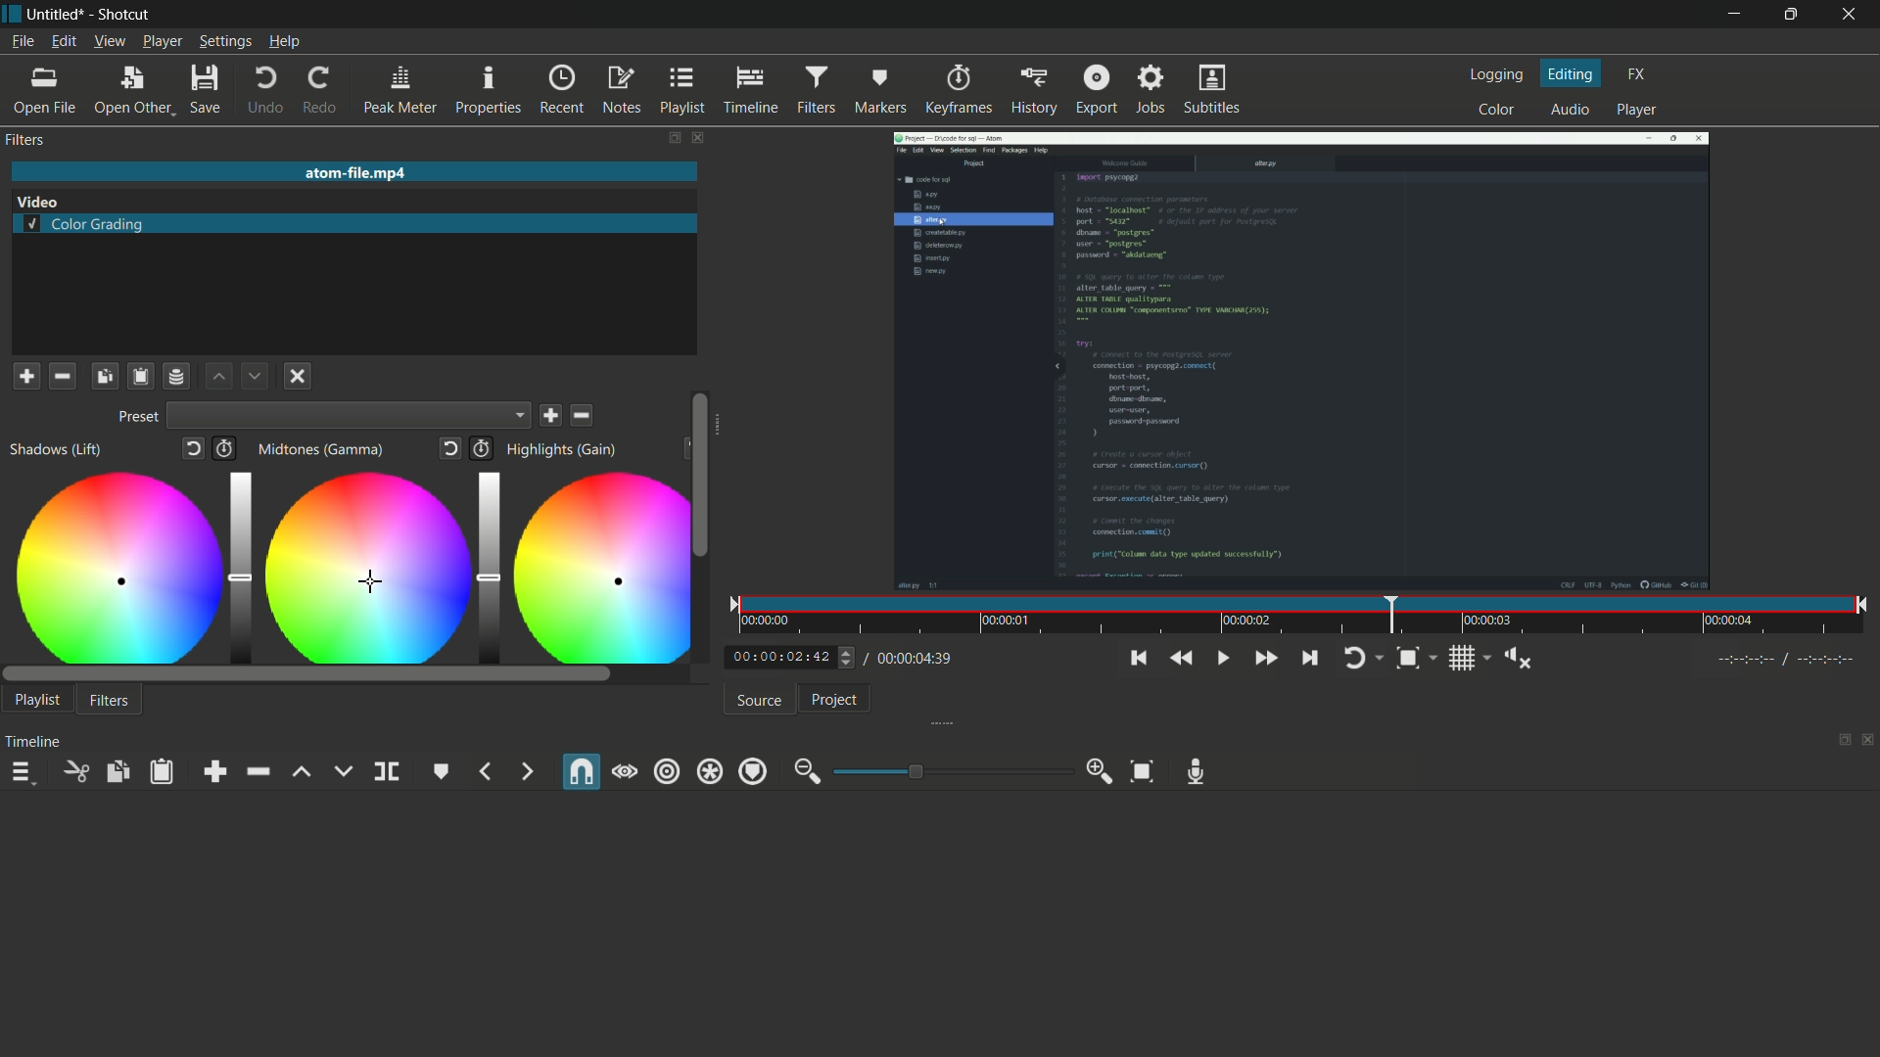 This screenshot has height=1057, width=1880. Describe the element at coordinates (487, 91) in the screenshot. I see `properties` at that location.